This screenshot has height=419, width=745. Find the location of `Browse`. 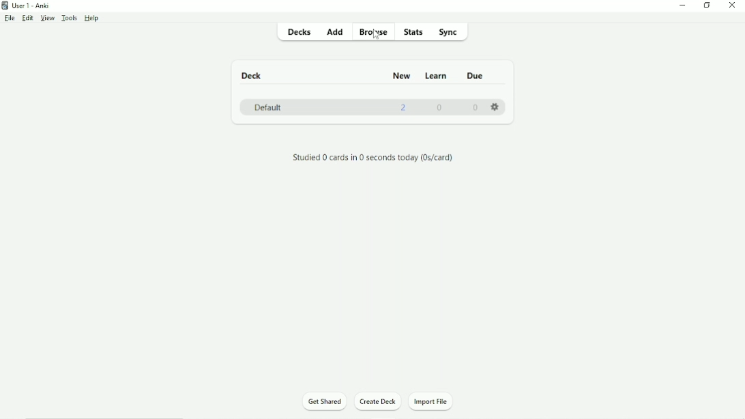

Browse is located at coordinates (375, 33).